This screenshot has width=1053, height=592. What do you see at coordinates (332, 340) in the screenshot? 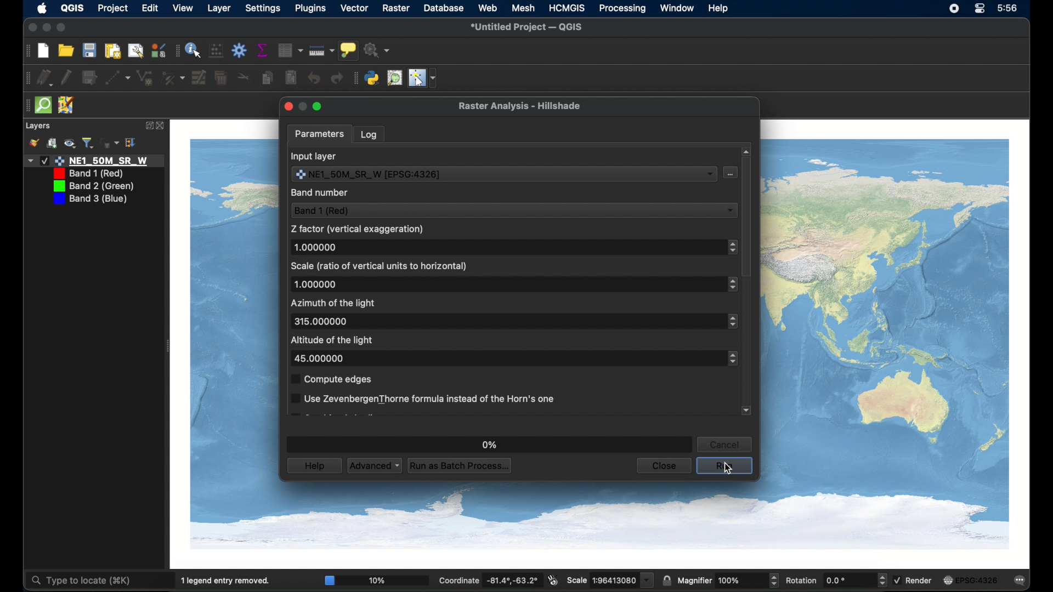
I see `altitude of the light` at bounding box center [332, 340].